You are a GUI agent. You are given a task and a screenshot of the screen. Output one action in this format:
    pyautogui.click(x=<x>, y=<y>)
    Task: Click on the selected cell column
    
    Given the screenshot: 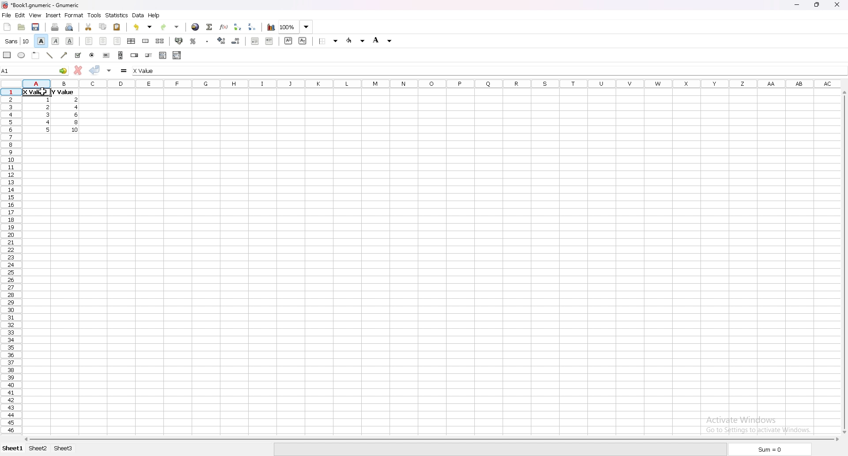 What is the action you would take?
    pyautogui.click(x=37, y=84)
    